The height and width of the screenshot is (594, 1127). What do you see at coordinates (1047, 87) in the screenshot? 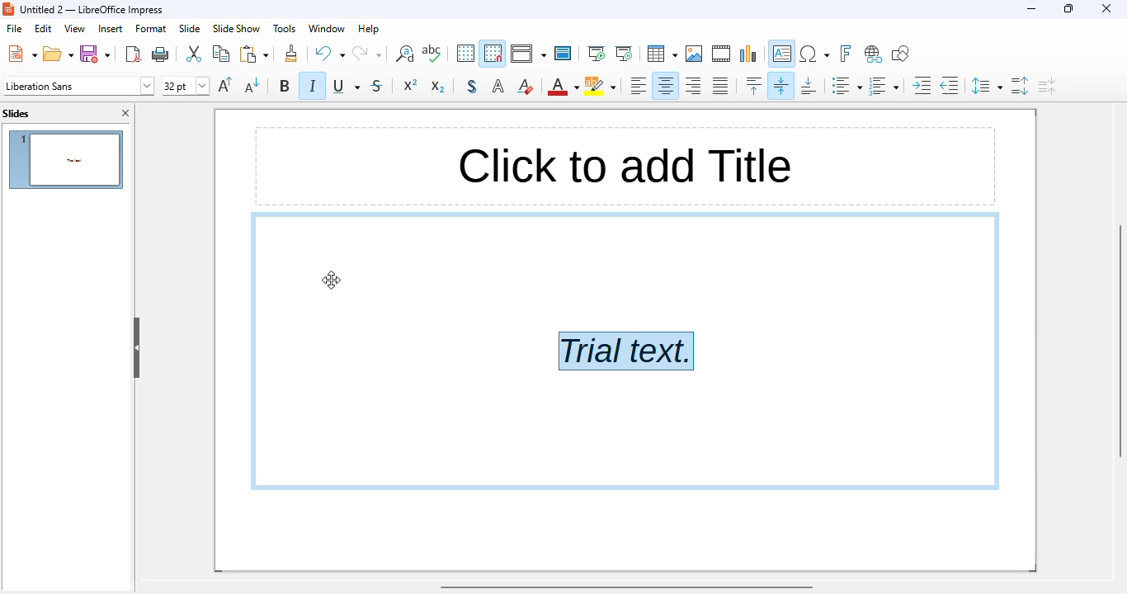
I see `decrease paragraph spacing` at bounding box center [1047, 87].